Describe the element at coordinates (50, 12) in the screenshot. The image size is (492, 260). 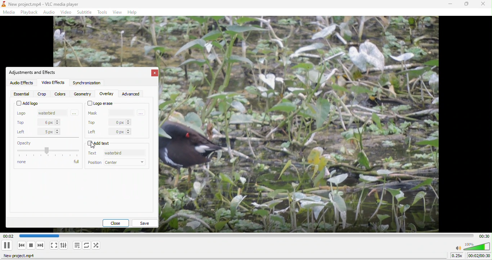
I see `audio` at that location.